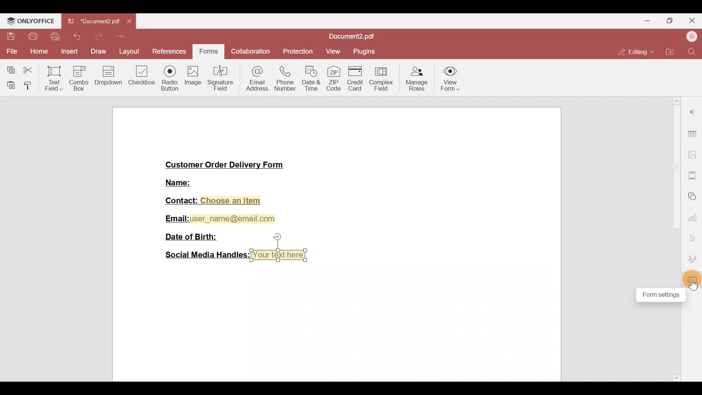 The width and height of the screenshot is (702, 395). I want to click on Insert, so click(68, 52).